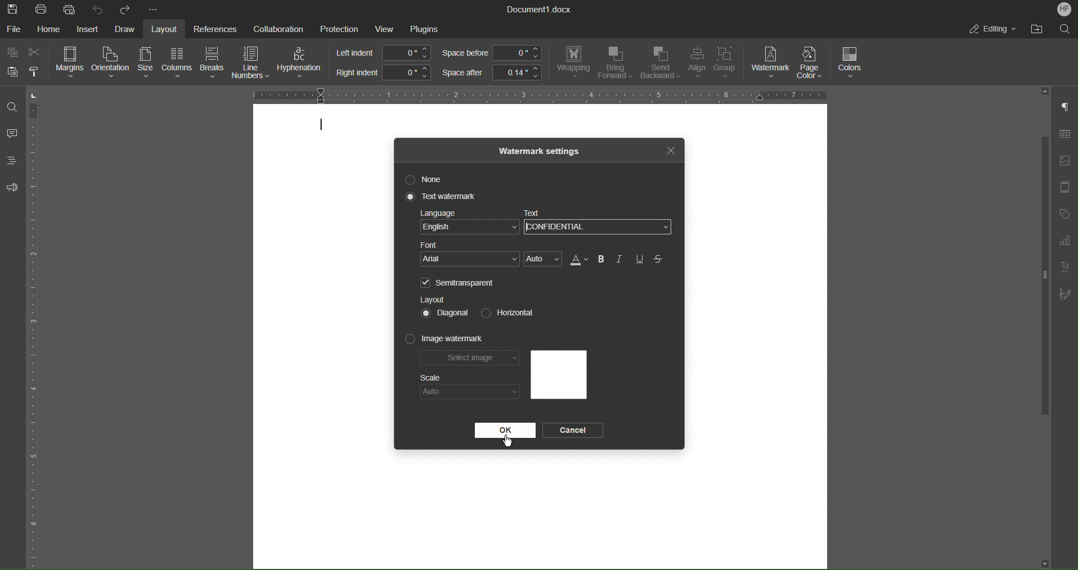 The image size is (1078, 570). I want to click on Insert Image, so click(1064, 161).